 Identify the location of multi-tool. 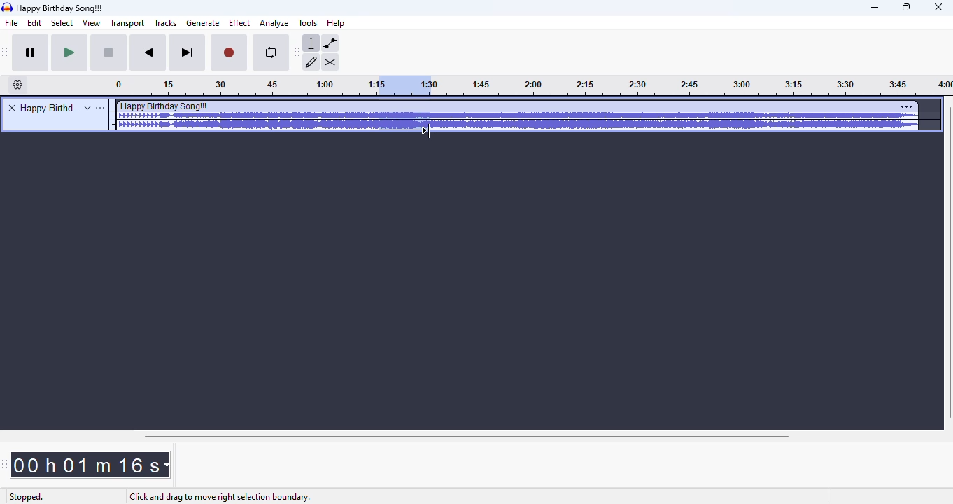
(330, 62).